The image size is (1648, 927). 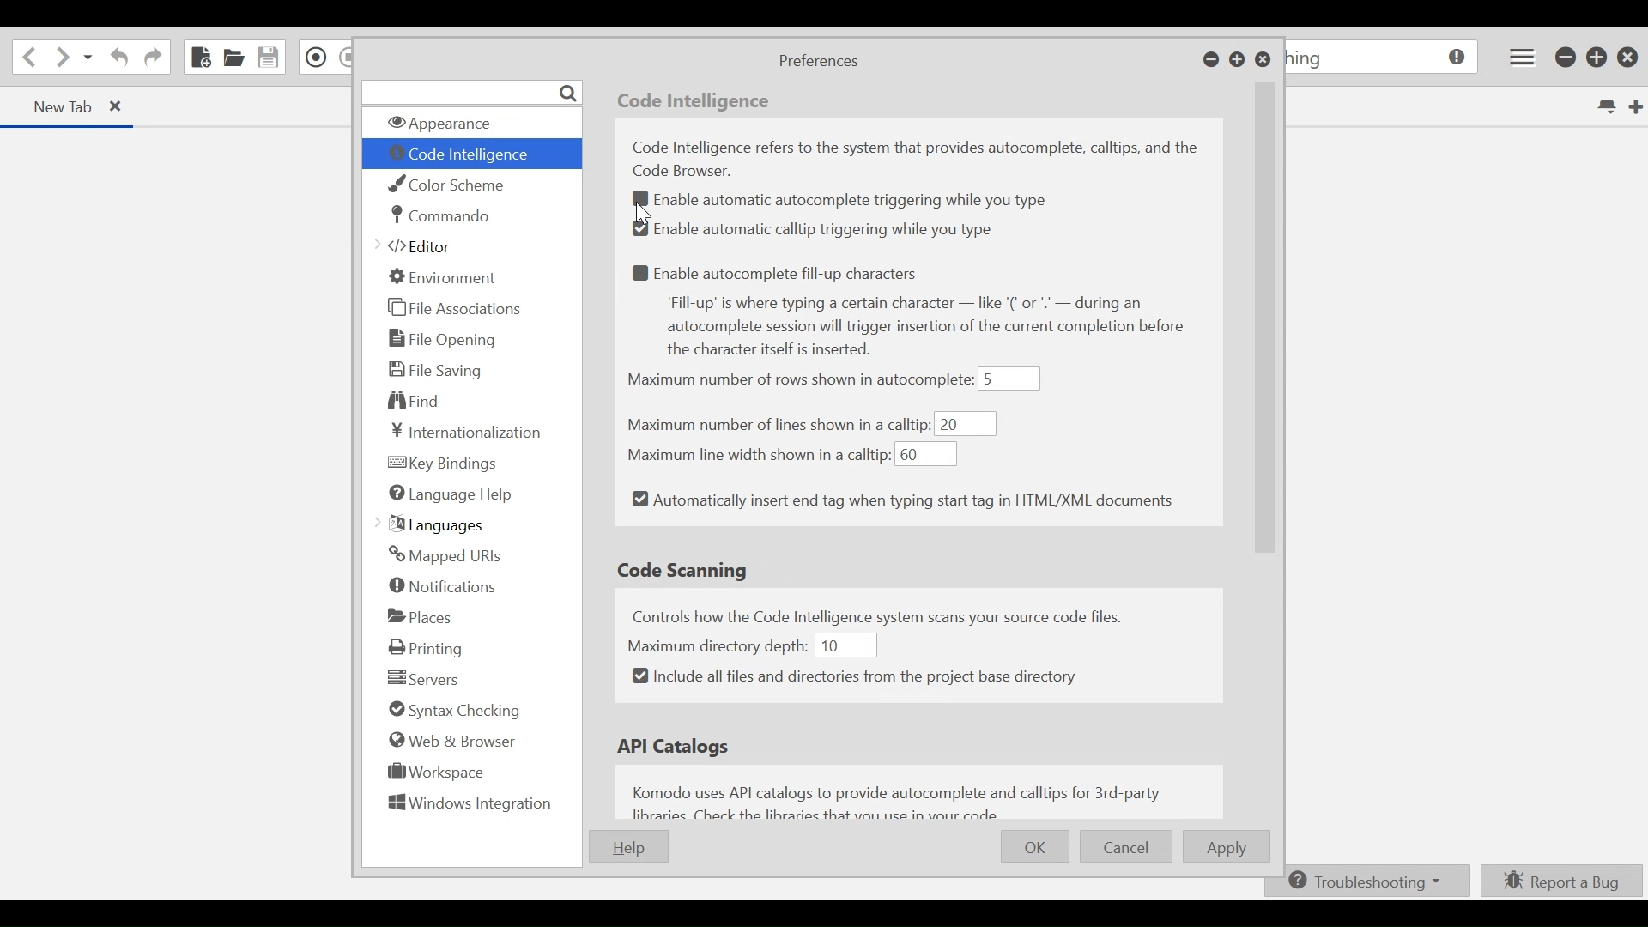 I want to click on Troubleshooting, so click(x=1364, y=882).